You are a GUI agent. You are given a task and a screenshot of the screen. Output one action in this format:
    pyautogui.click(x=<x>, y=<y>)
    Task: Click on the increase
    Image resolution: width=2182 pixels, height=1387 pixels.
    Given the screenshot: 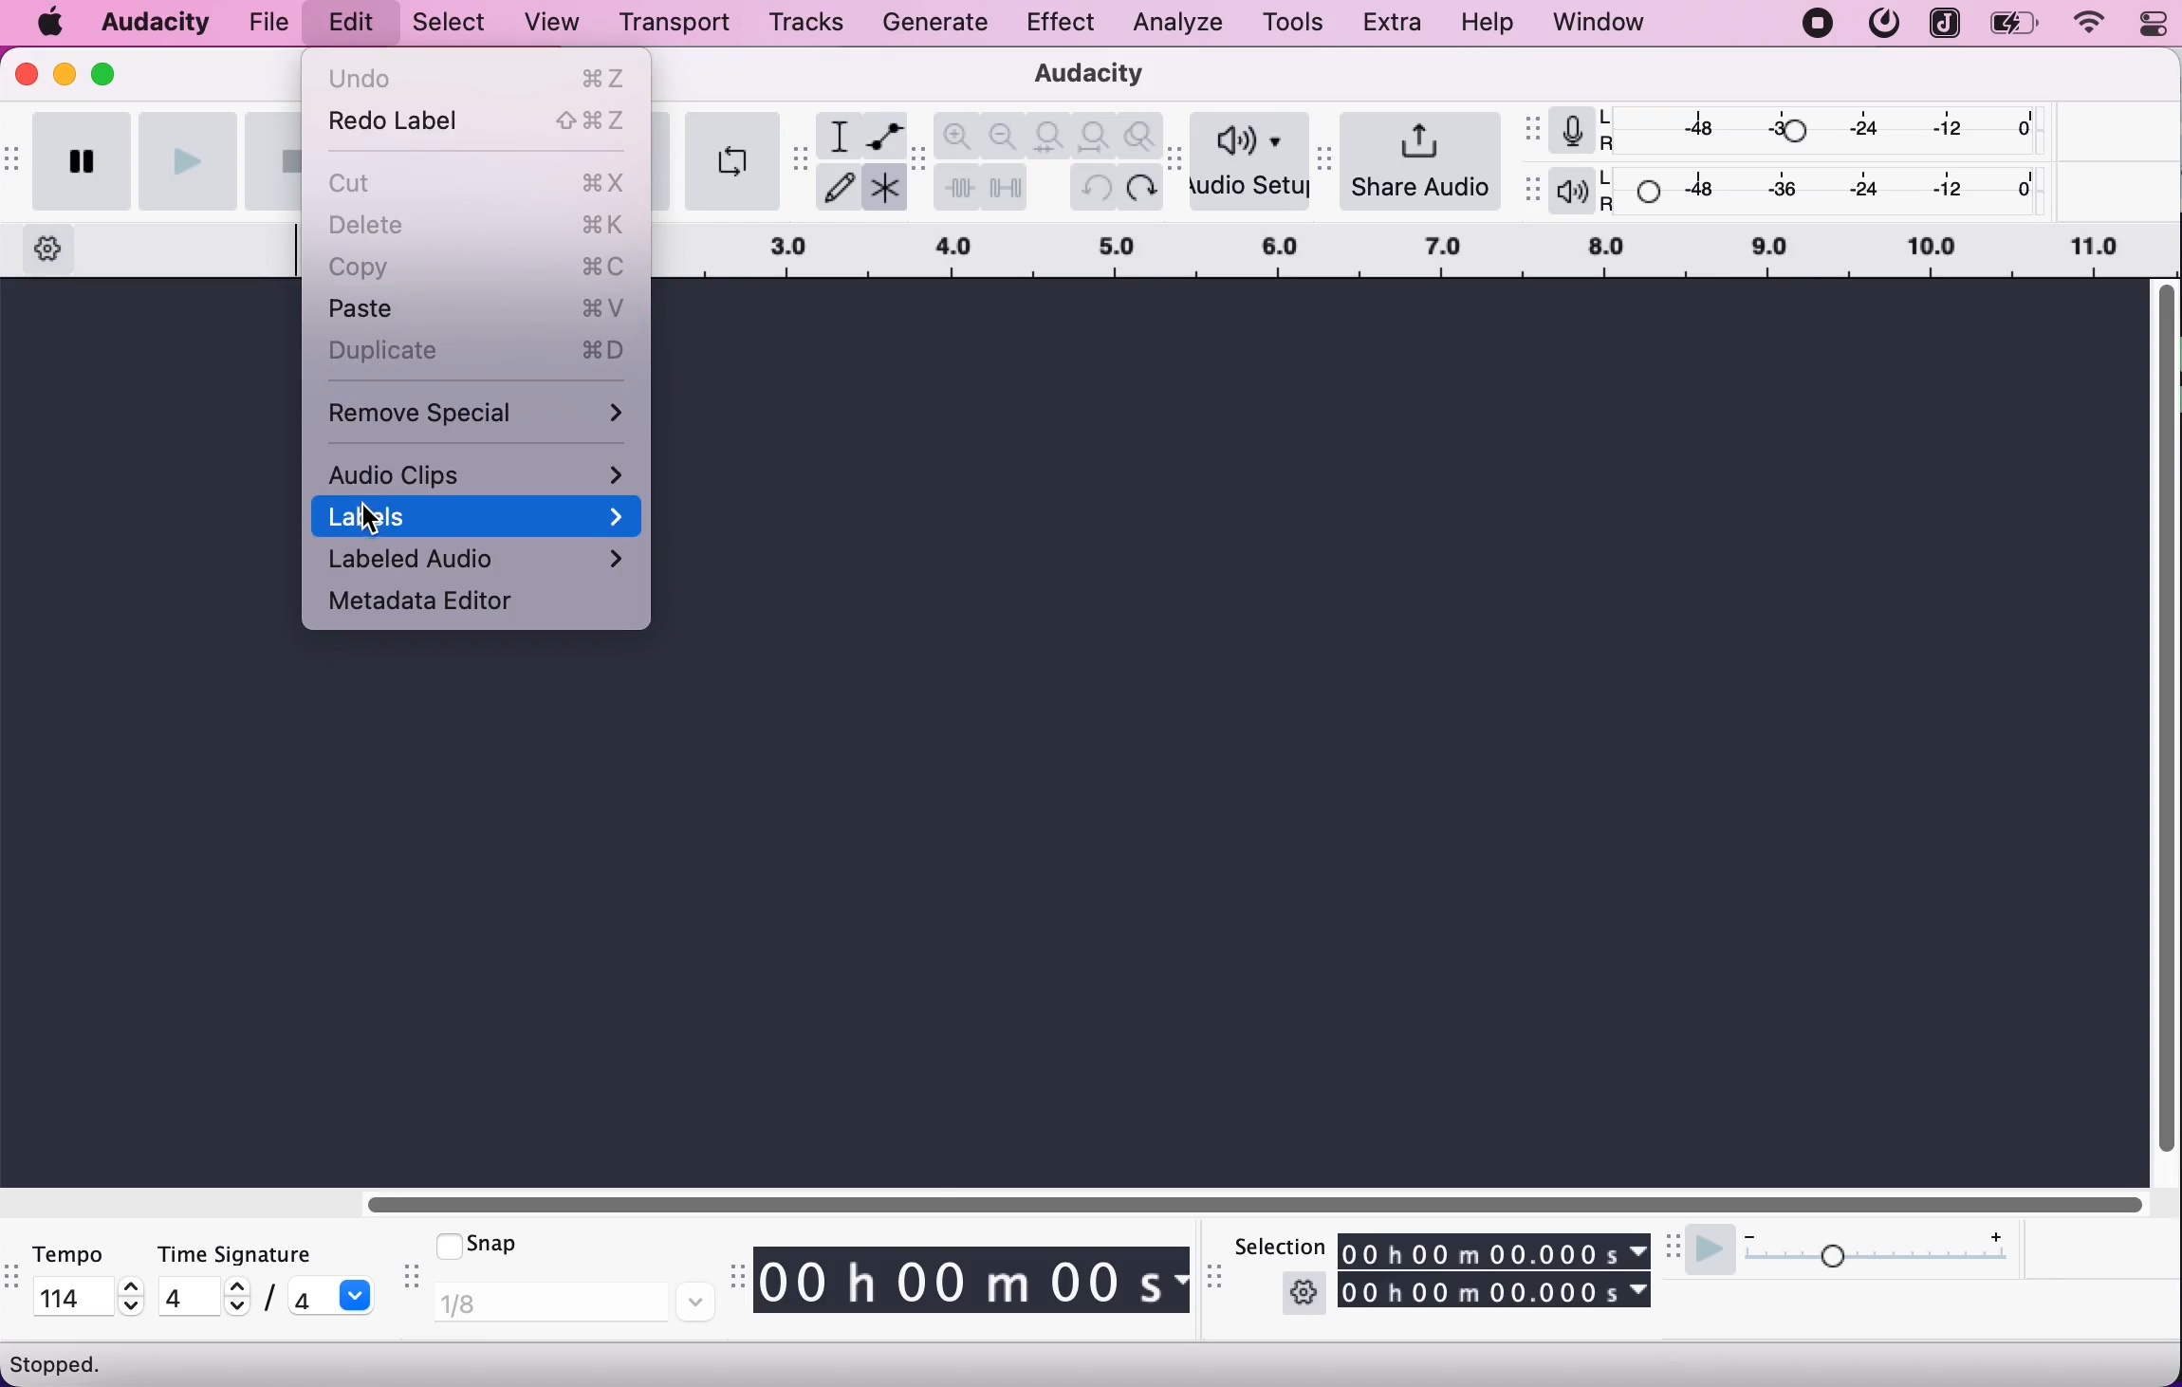 What is the action you would take?
    pyautogui.click(x=132, y=1286)
    